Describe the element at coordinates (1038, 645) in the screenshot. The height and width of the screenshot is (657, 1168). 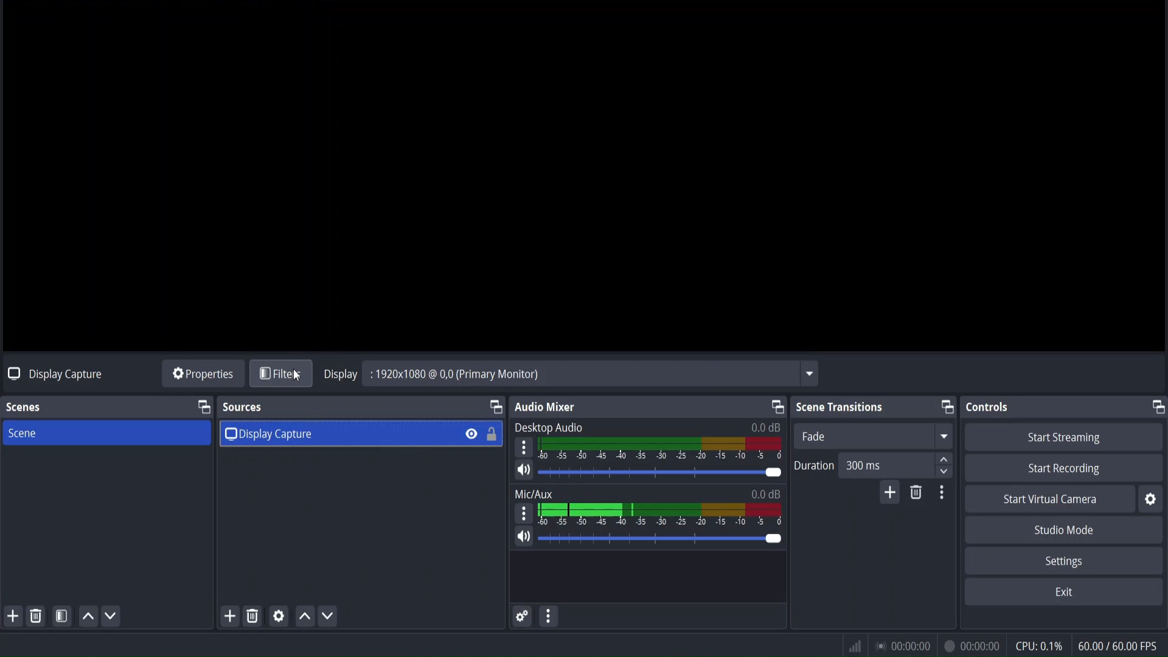
I see `cpu usage` at that location.